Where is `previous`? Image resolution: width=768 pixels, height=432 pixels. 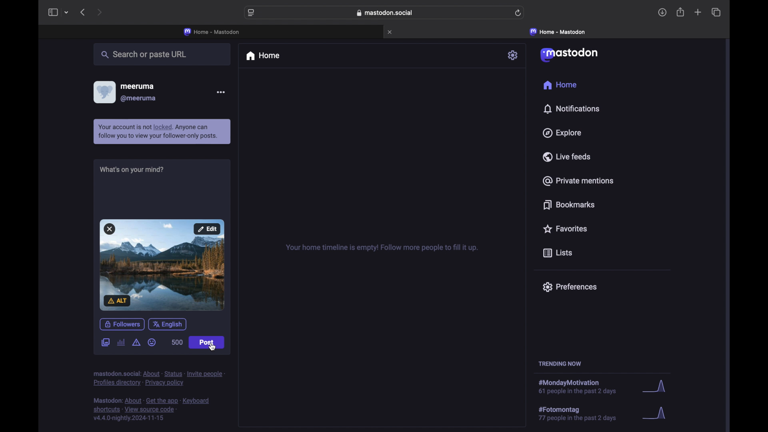 previous is located at coordinates (83, 13).